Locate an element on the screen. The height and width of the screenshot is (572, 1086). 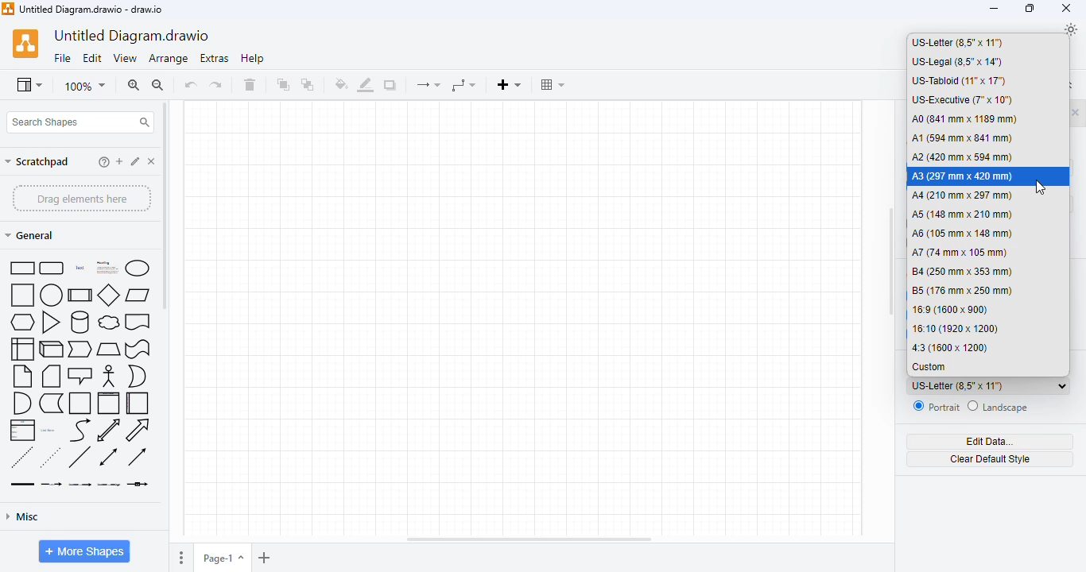
connector with label is located at coordinates (51, 485).